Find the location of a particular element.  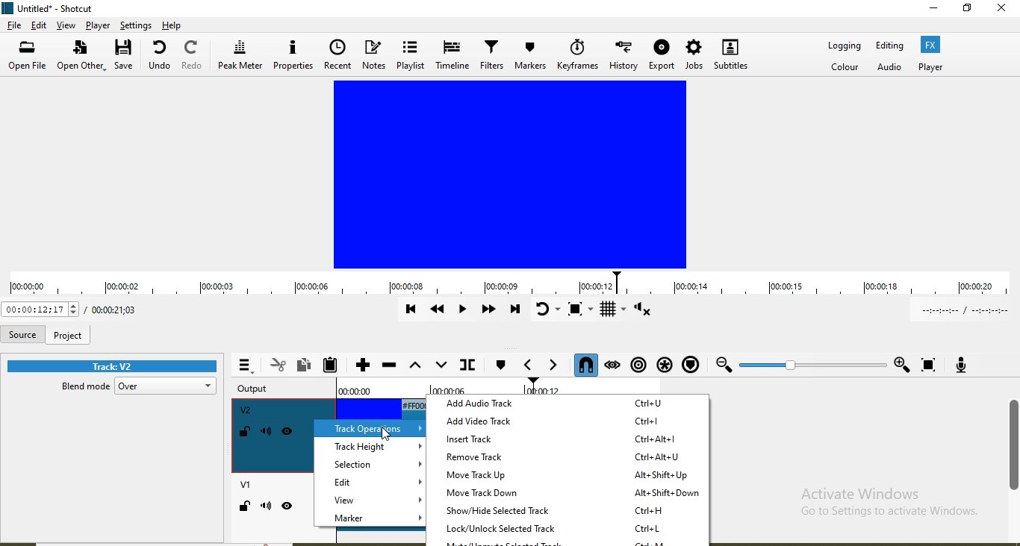

Editing is located at coordinates (892, 46).